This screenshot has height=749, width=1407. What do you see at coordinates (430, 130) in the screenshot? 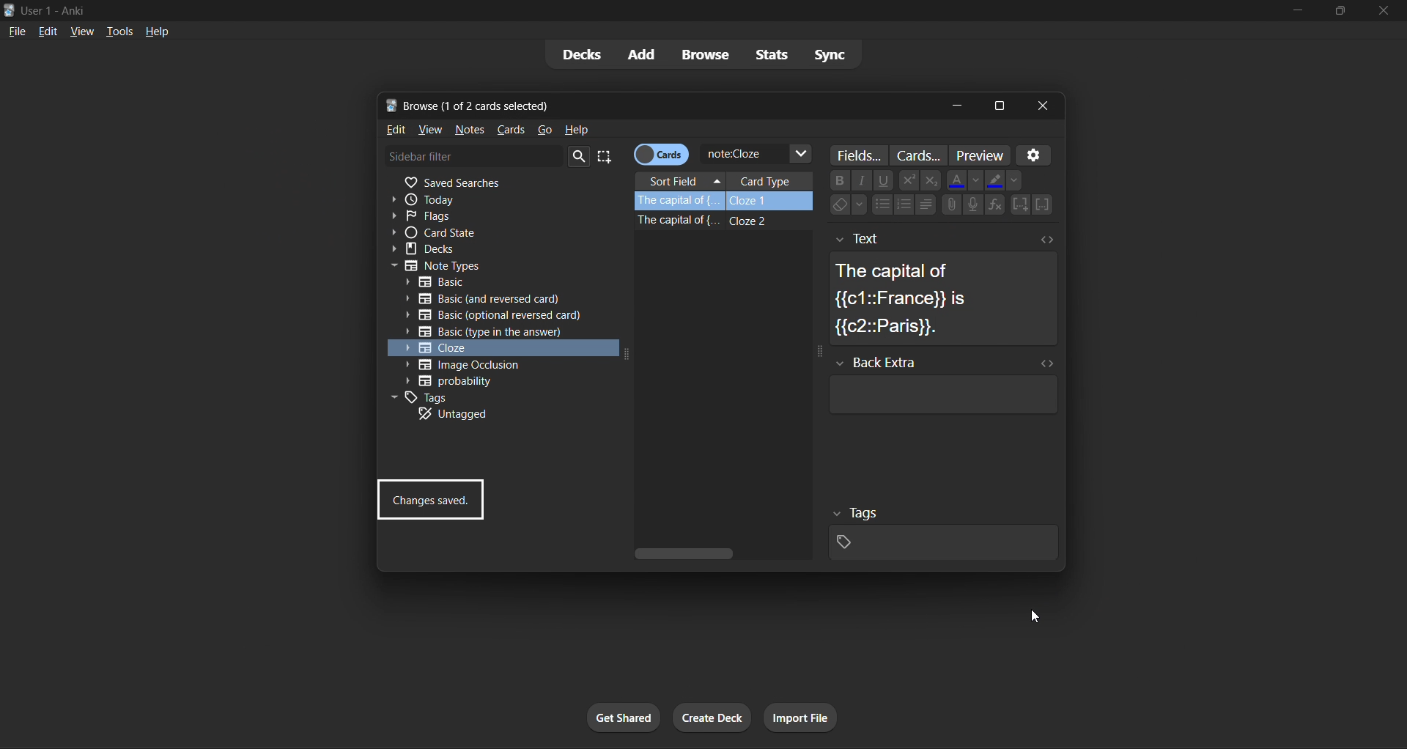
I see `view` at bounding box center [430, 130].